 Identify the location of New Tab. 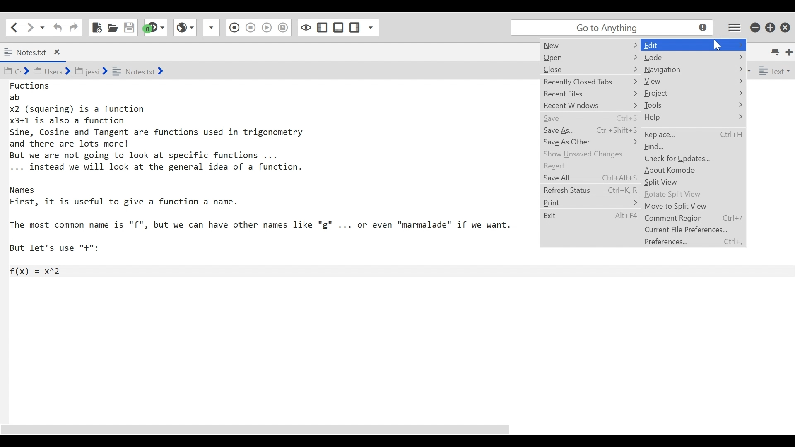
(790, 51).